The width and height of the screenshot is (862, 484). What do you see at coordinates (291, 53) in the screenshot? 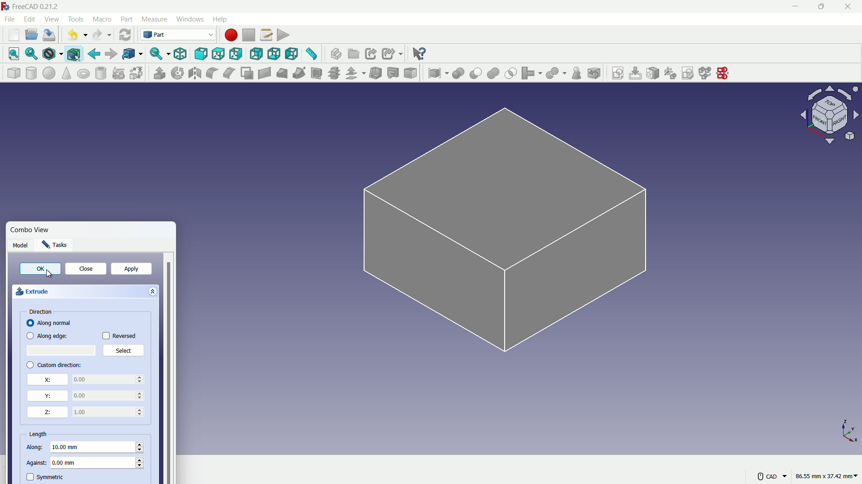
I see `left view` at bounding box center [291, 53].